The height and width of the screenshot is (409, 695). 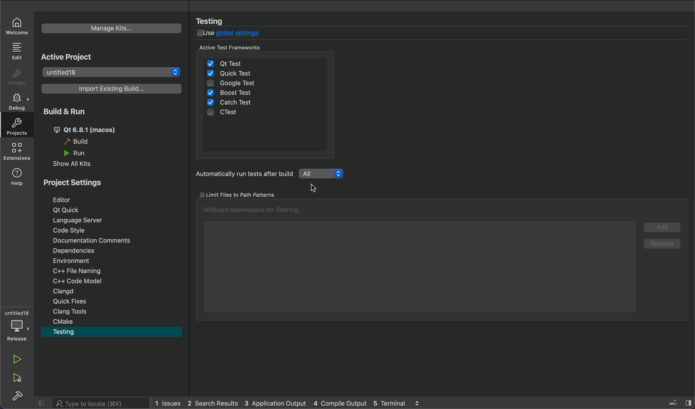 What do you see at coordinates (234, 34) in the screenshot?
I see `use global setting ` at bounding box center [234, 34].